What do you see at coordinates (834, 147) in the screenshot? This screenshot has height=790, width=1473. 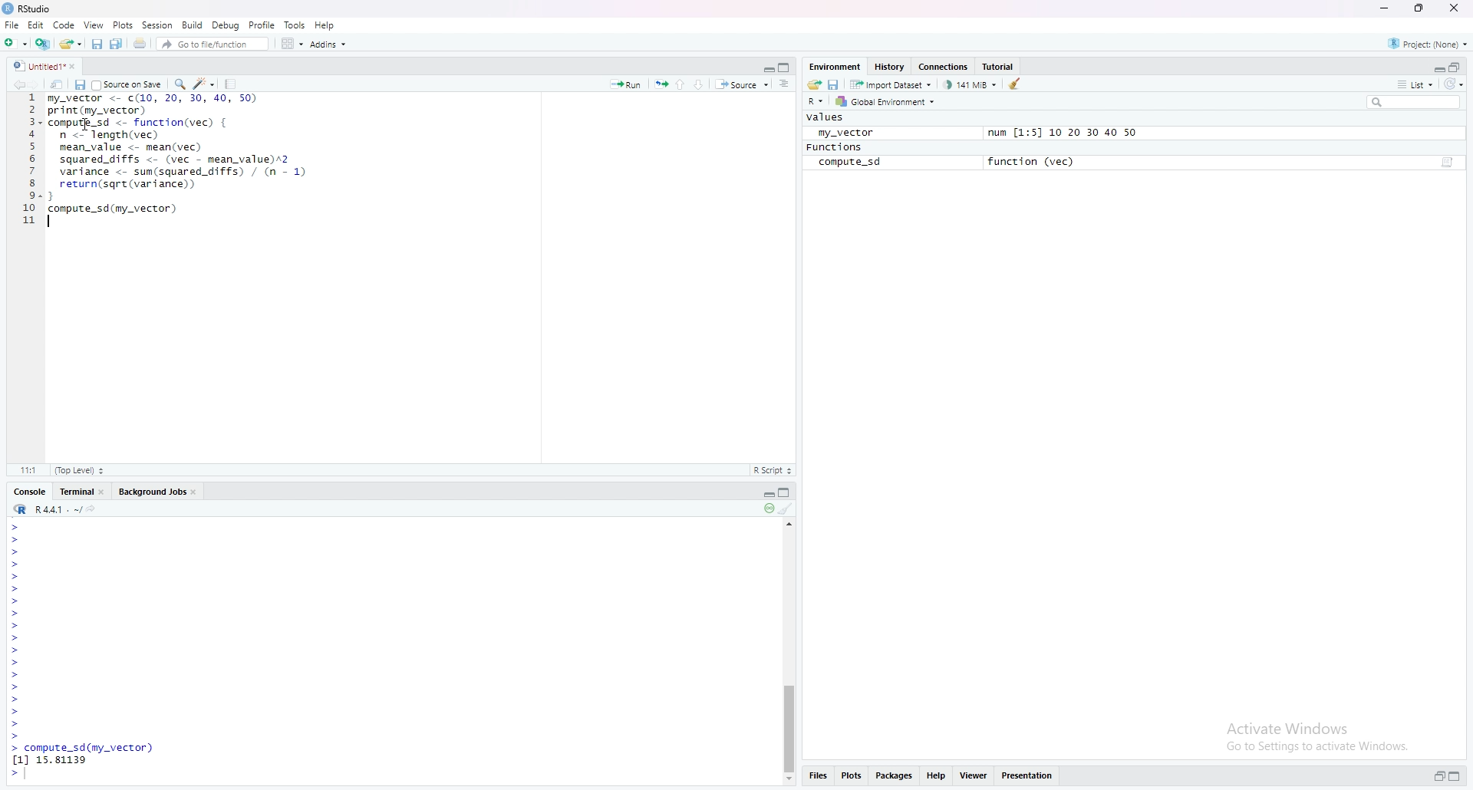 I see `Functions` at bounding box center [834, 147].